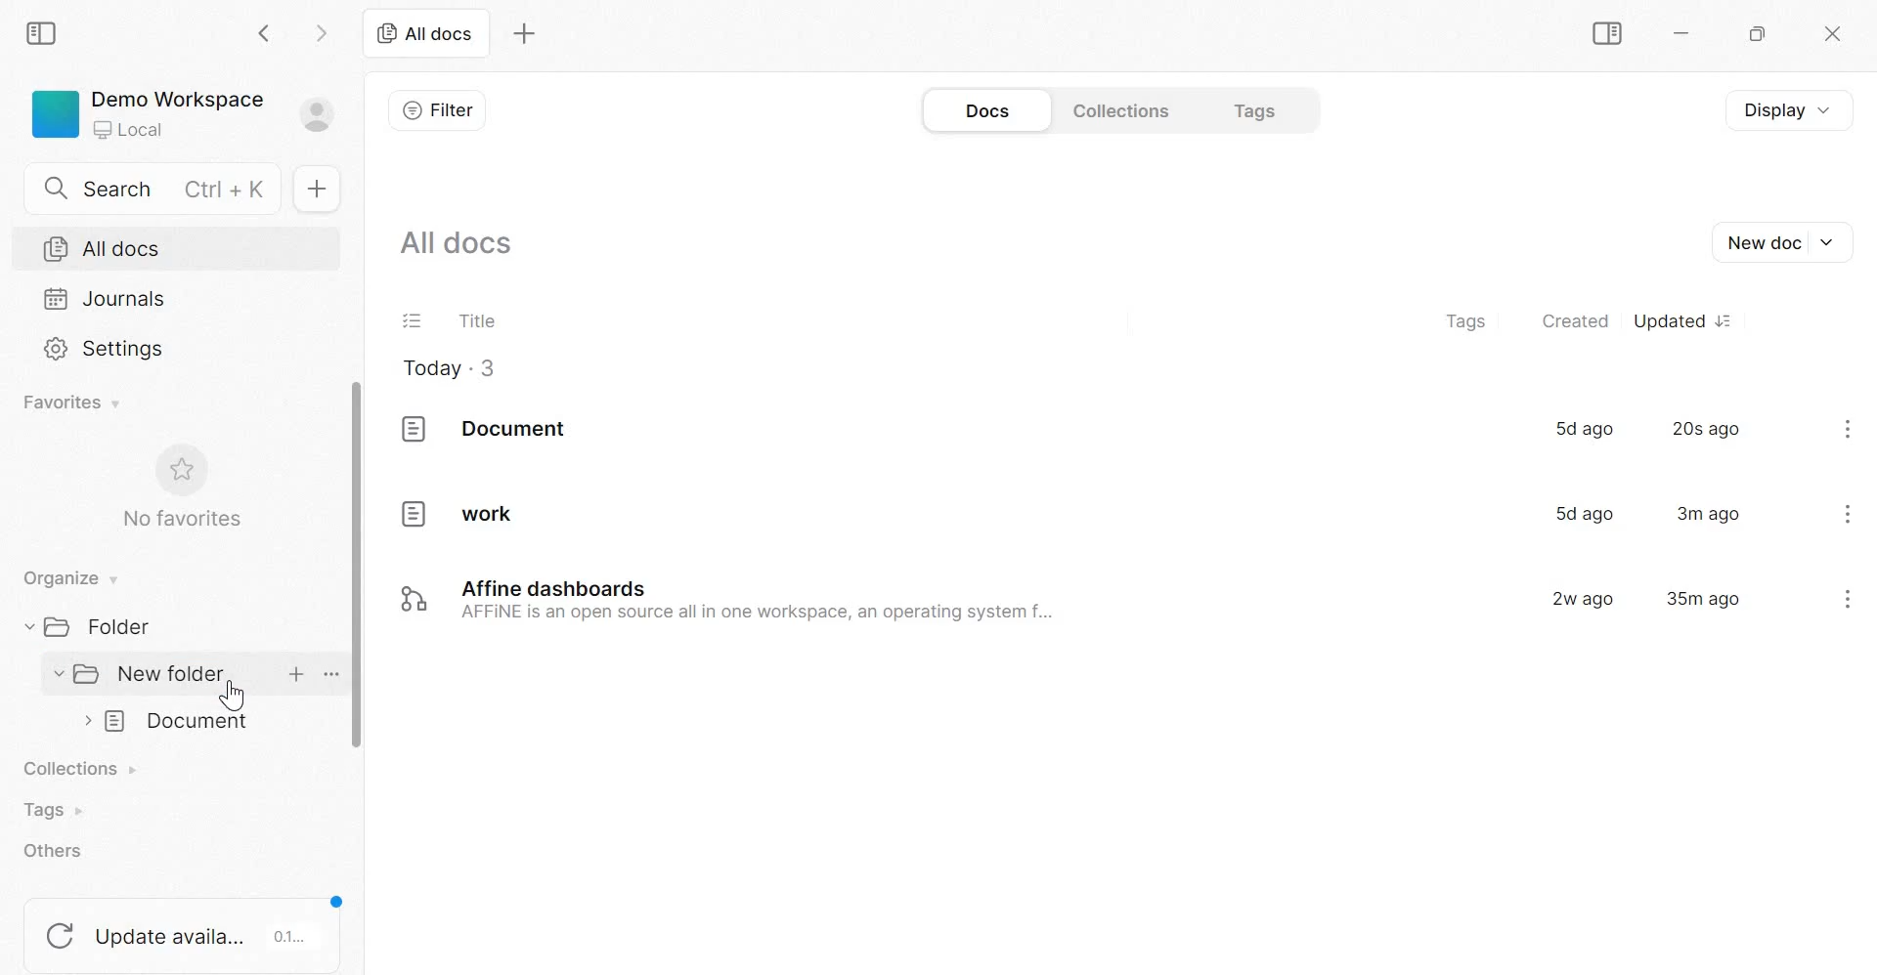  What do you see at coordinates (984, 108) in the screenshot?
I see `Docs` at bounding box center [984, 108].